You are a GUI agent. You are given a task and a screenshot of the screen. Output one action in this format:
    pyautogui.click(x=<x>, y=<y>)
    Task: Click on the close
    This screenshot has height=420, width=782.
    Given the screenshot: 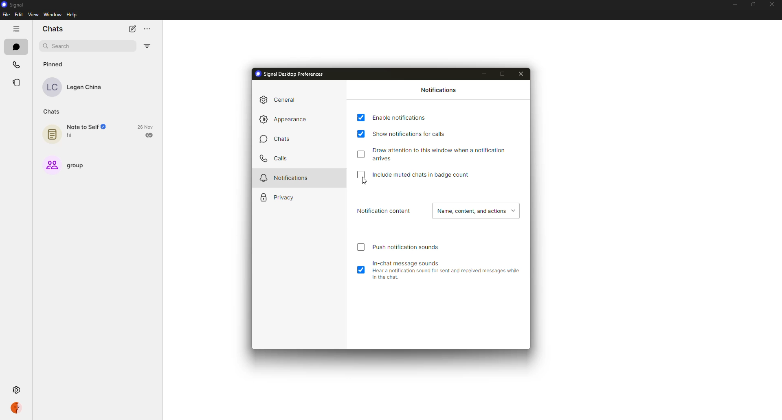 What is the action you would take?
    pyautogui.click(x=771, y=3)
    